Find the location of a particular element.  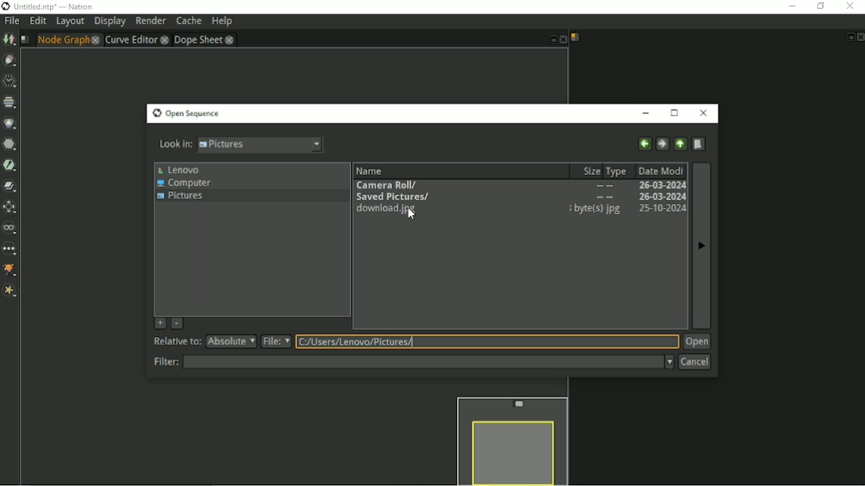

Render is located at coordinates (151, 21).